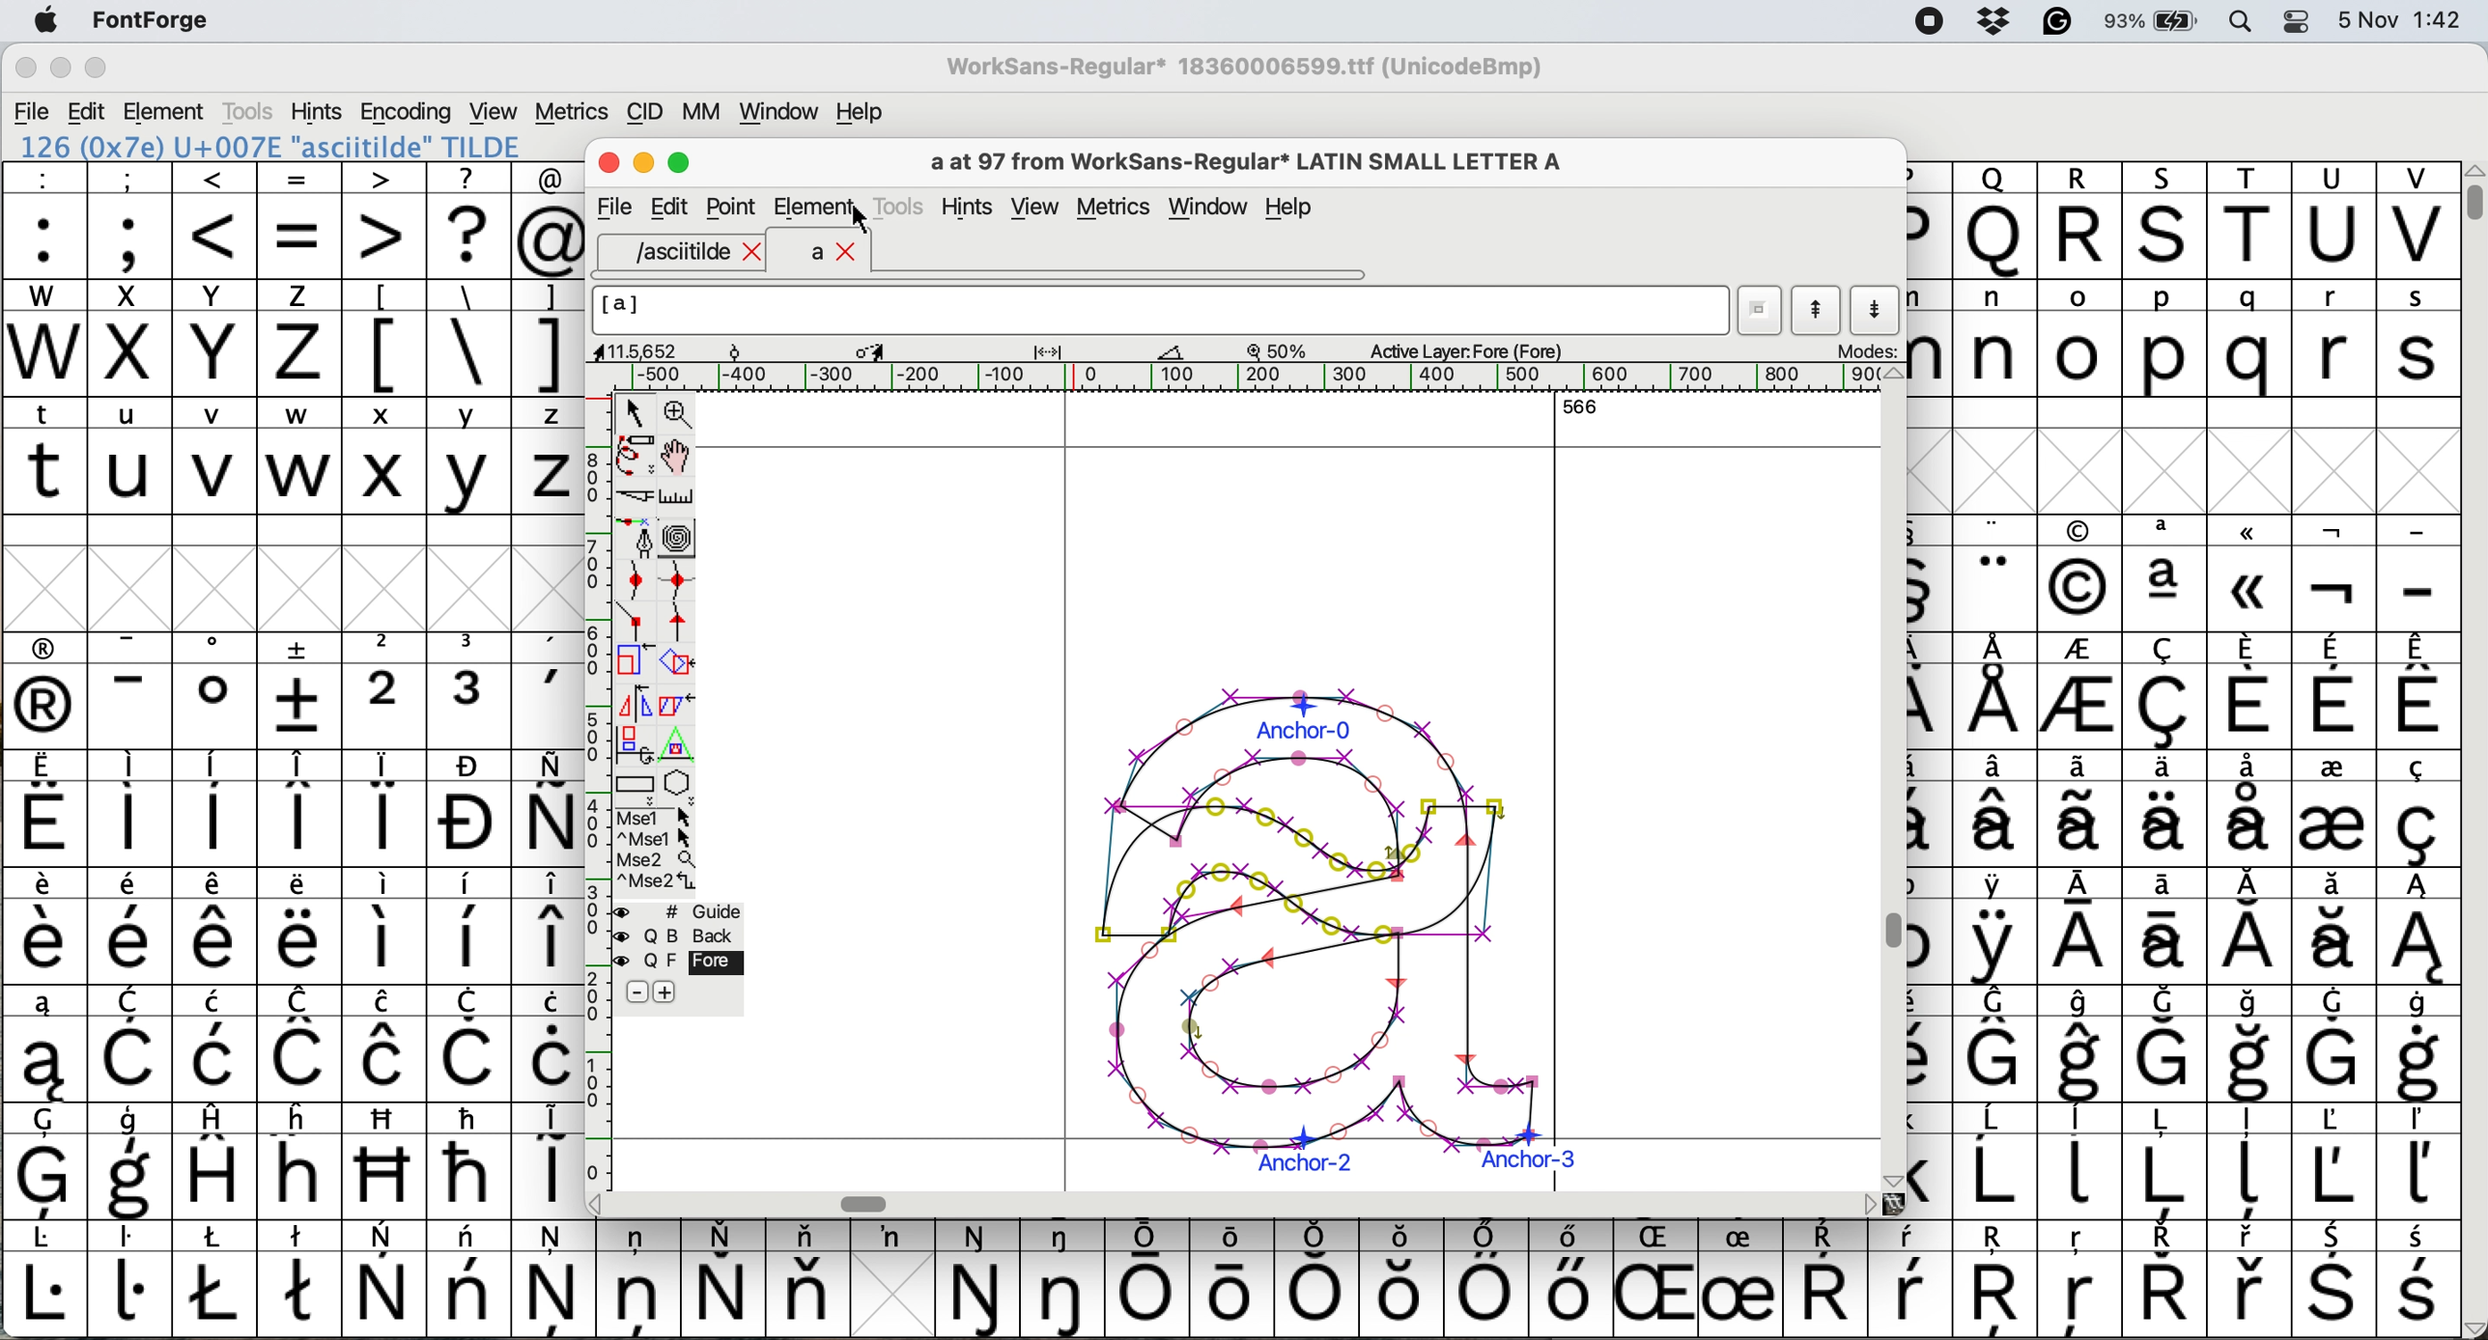 Image resolution: width=2488 pixels, height=1340 pixels. I want to click on R, so click(2079, 221).